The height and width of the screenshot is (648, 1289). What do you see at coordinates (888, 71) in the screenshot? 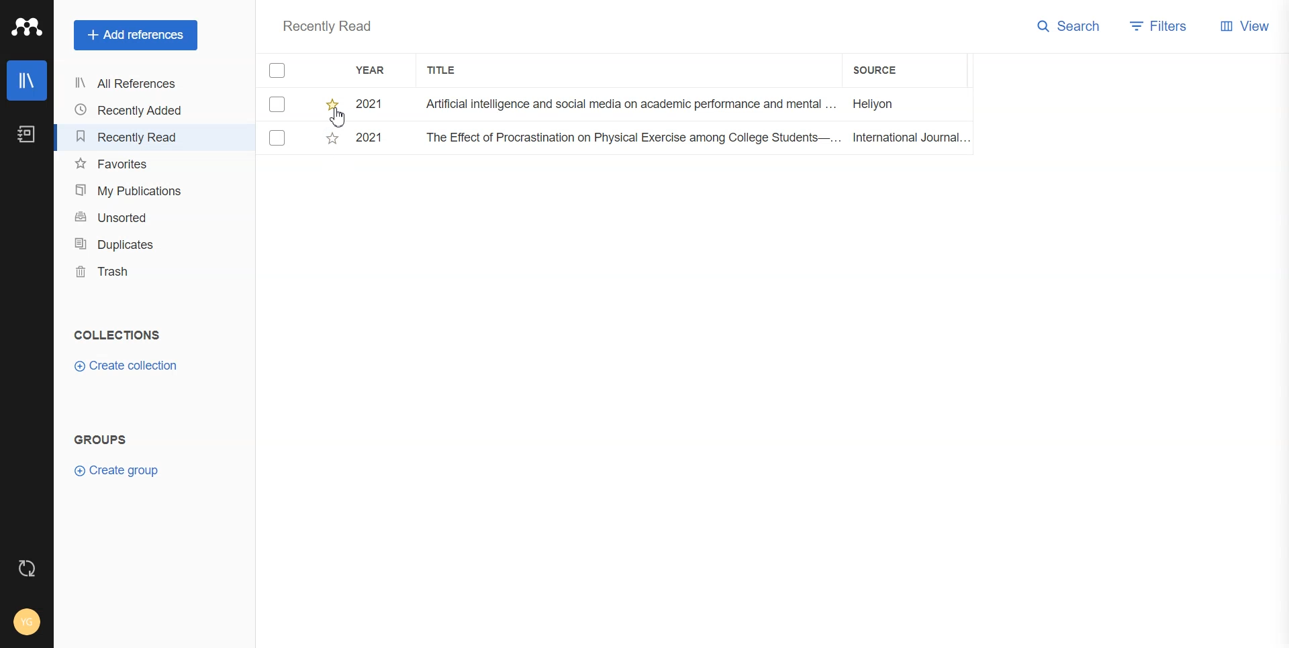
I see `Source` at bounding box center [888, 71].